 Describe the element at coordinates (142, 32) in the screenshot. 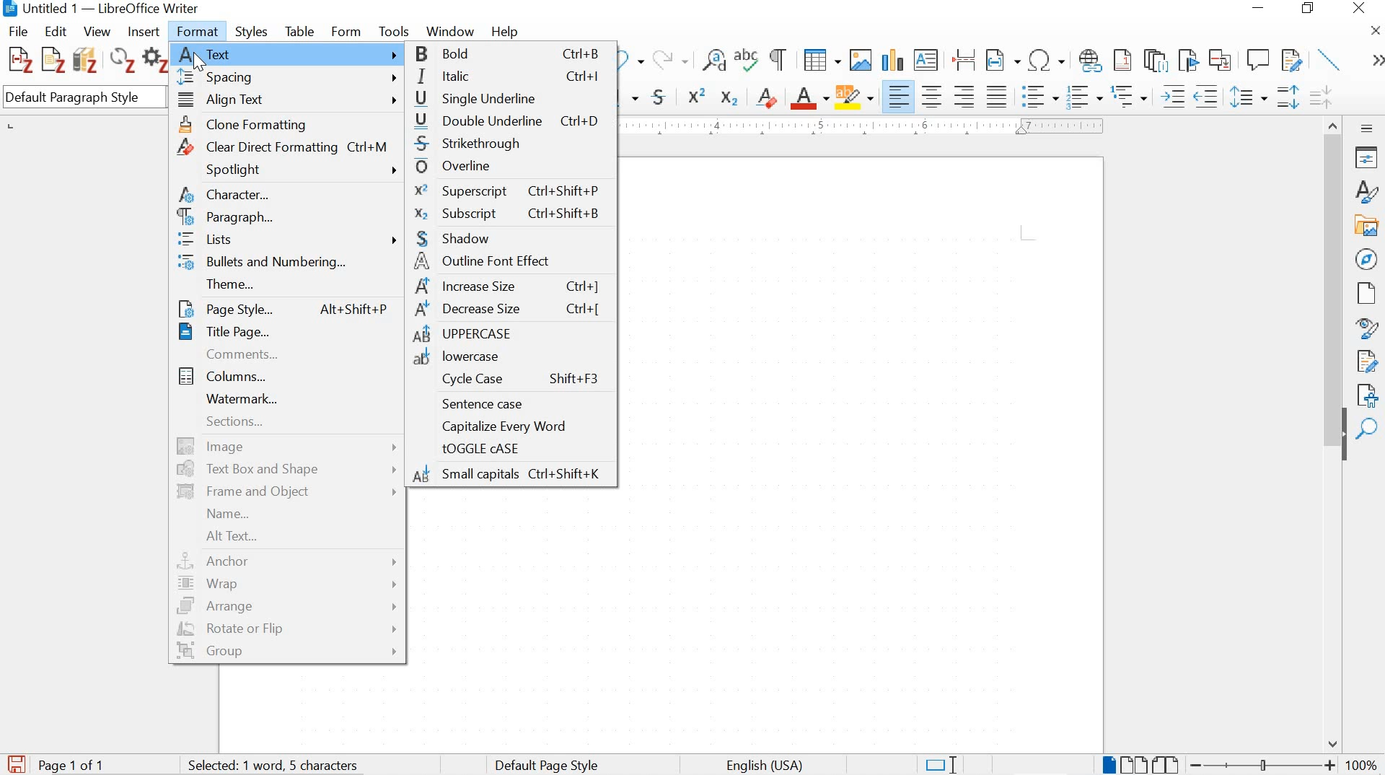

I see `insert` at that location.